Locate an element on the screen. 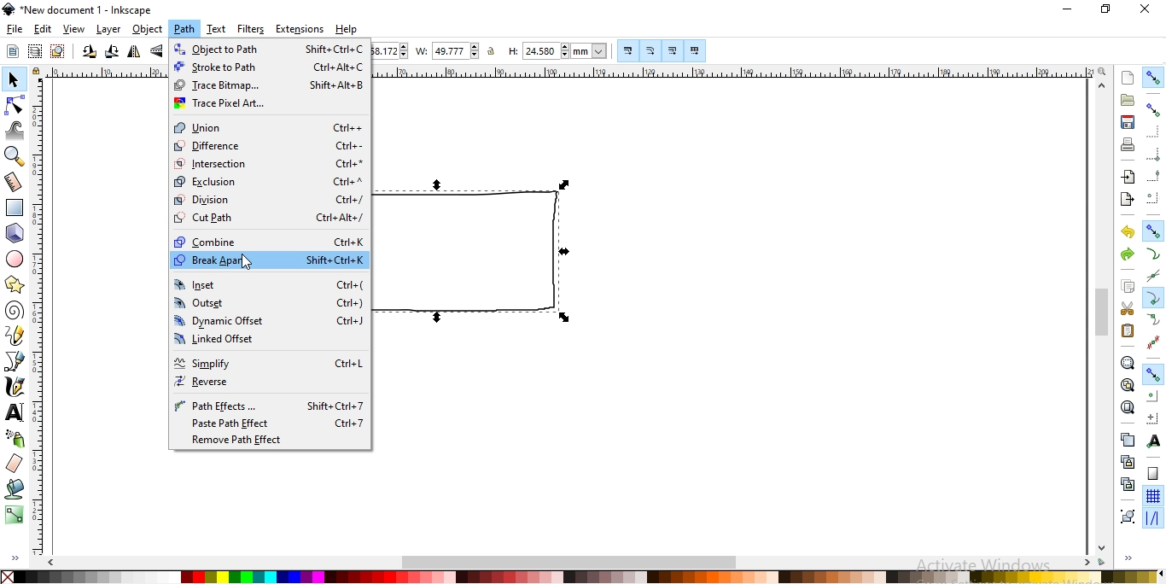  move patterns is located at coordinates (697, 50).